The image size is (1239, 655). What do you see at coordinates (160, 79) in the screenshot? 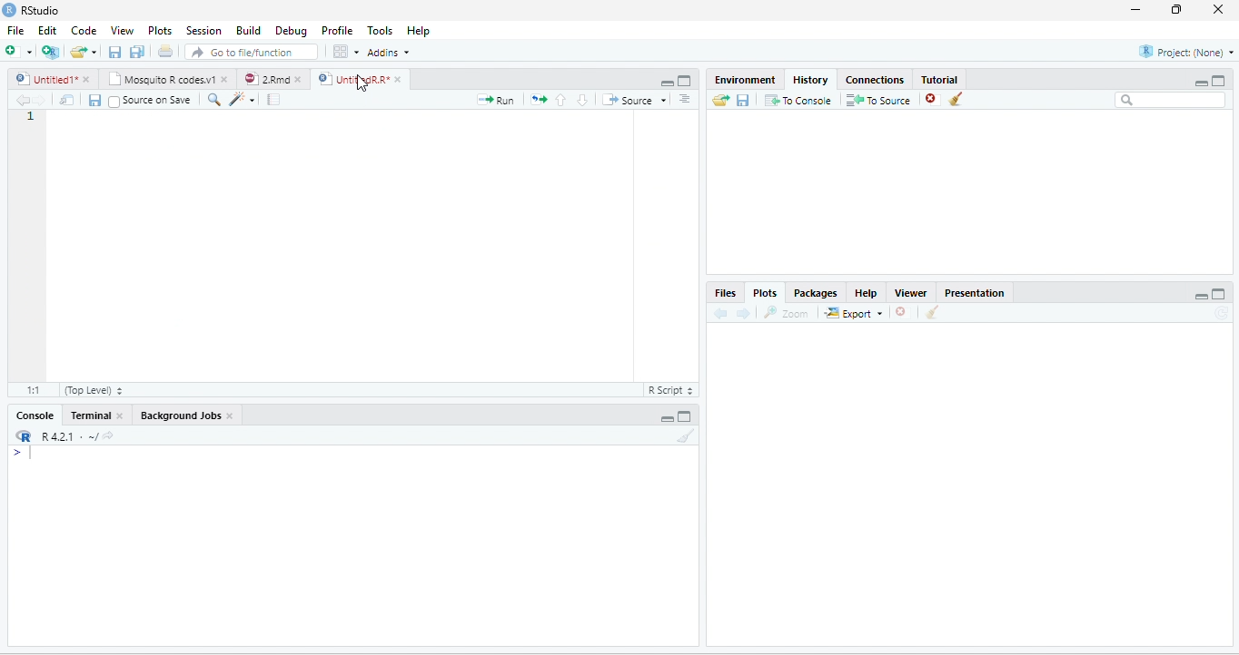
I see `Mosquito R codes.v1` at bounding box center [160, 79].